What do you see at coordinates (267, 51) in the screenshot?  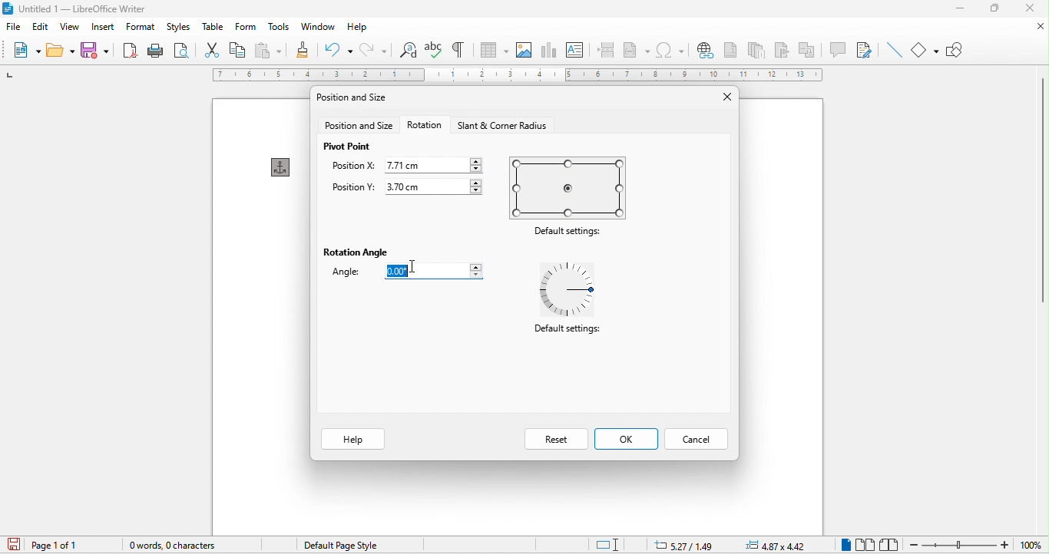 I see `paste` at bounding box center [267, 51].